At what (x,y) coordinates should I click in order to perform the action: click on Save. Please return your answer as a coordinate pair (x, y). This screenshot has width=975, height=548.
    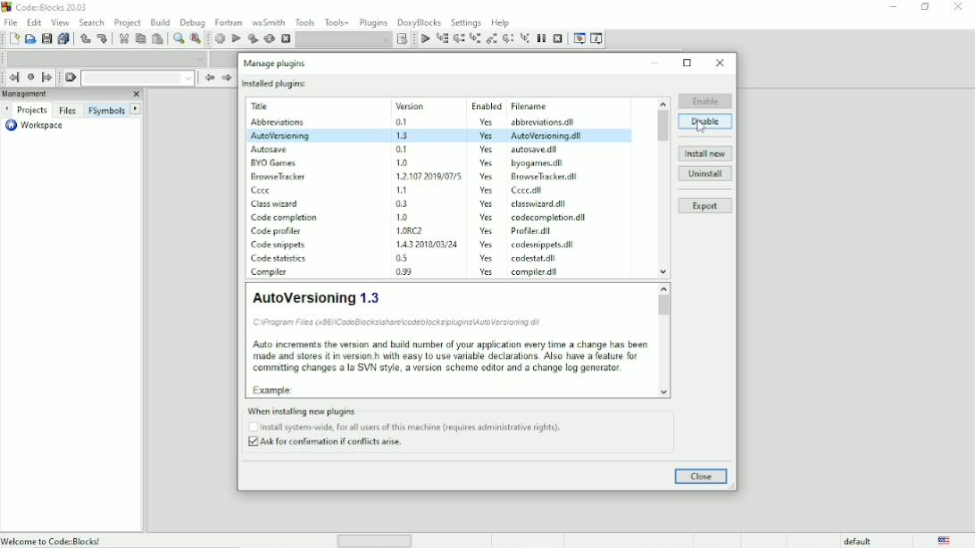
    Looking at the image, I should click on (46, 39).